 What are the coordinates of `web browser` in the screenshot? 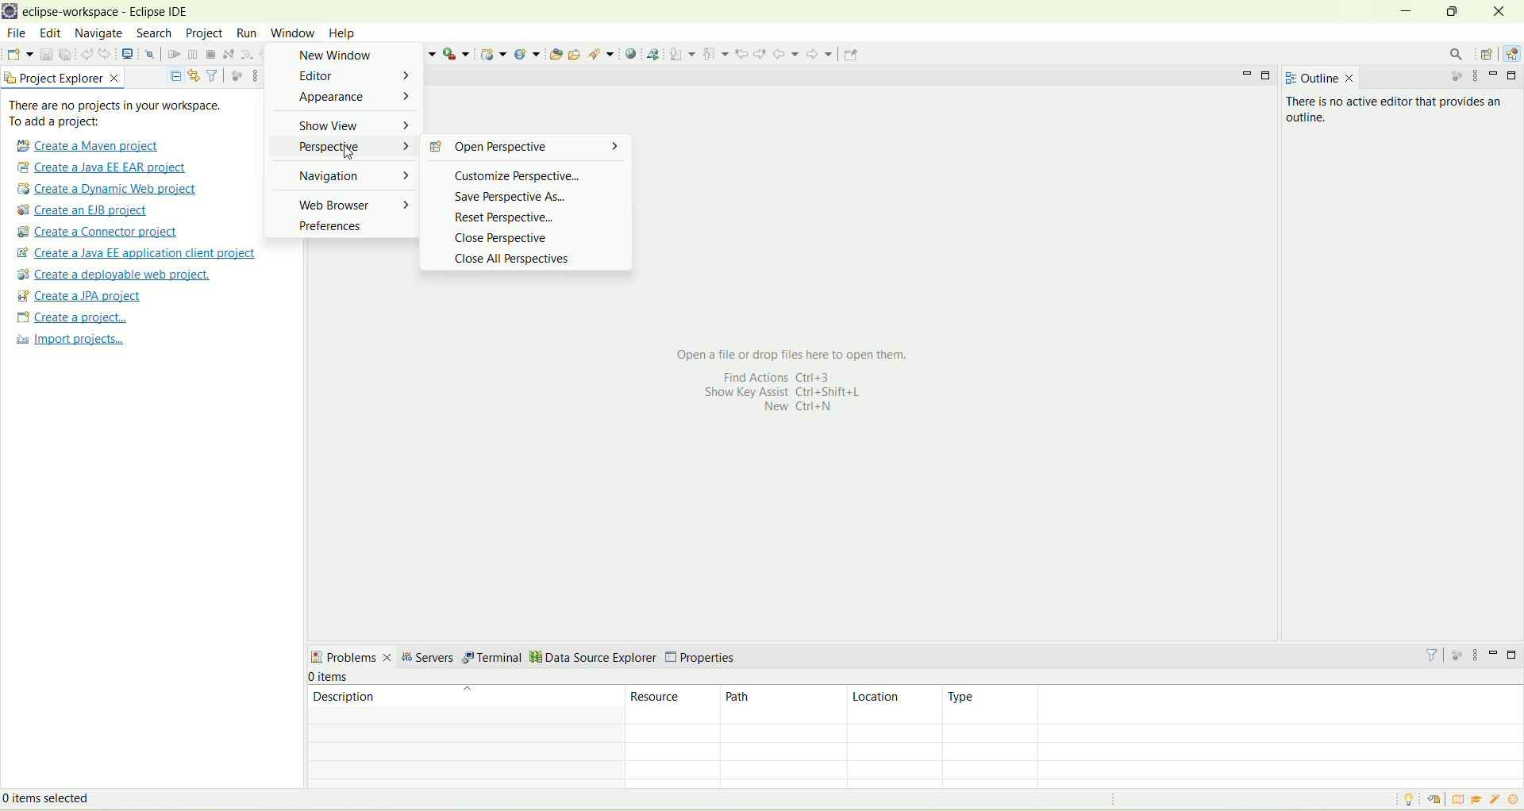 It's located at (350, 204).